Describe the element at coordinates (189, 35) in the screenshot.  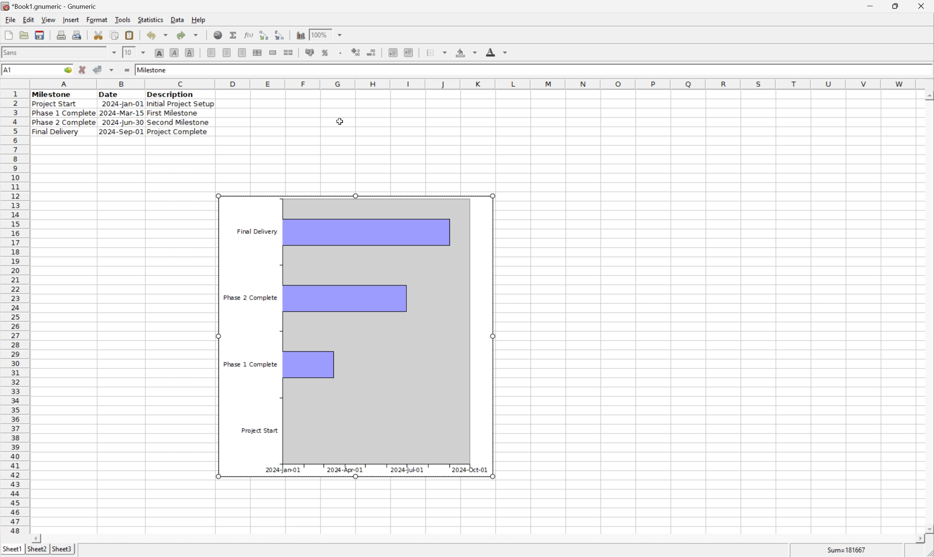
I see `redo` at that location.